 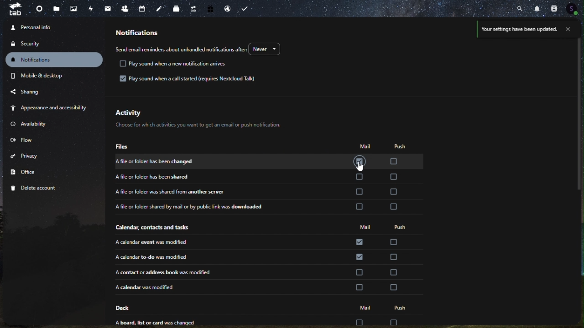 I want to click on send email reminders about unhandled notifications after., so click(x=181, y=50).